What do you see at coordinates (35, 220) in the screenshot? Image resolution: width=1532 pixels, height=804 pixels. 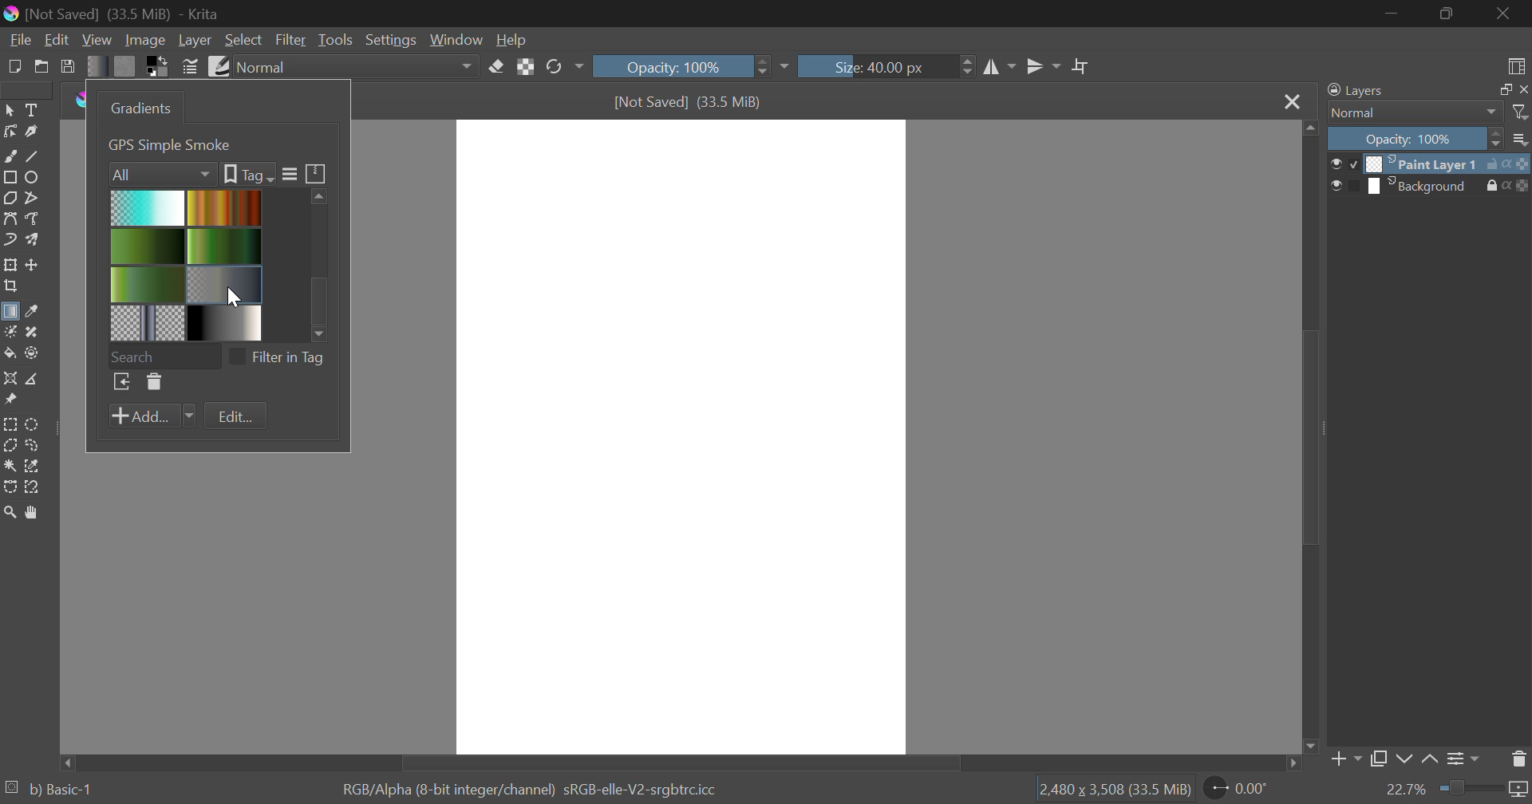 I see `Freehand Path Tool` at bounding box center [35, 220].